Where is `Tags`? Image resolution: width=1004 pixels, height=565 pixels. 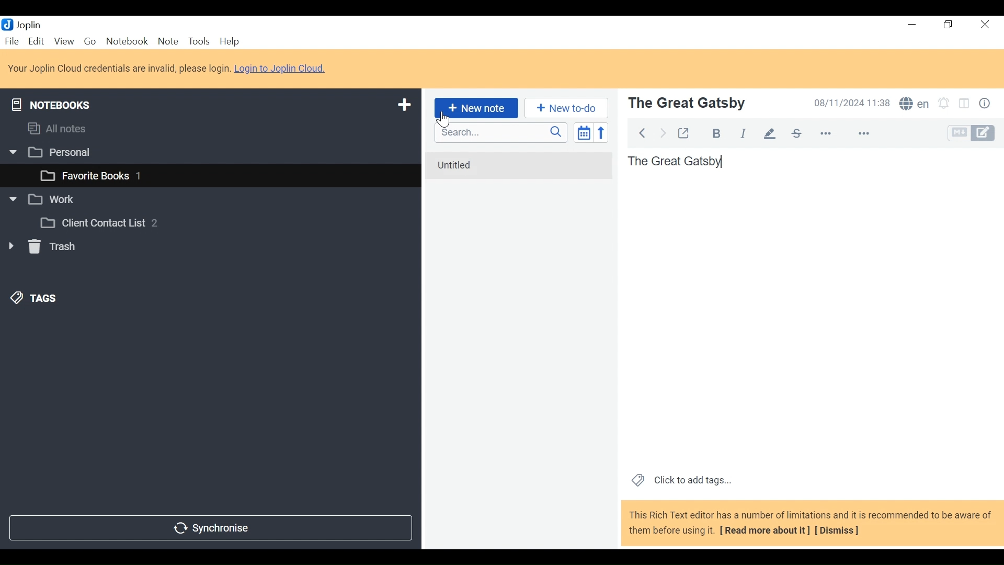 Tags is located at coordinates (36, 298).